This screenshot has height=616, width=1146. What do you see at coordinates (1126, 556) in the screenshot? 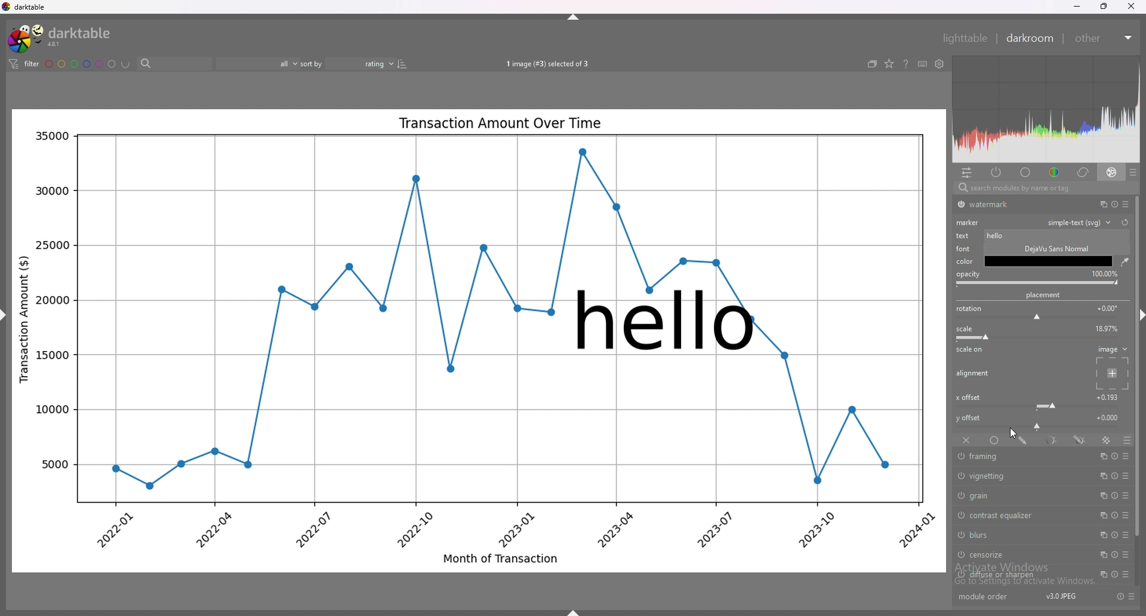
I see `presets` at bounding box center [1126, 556].